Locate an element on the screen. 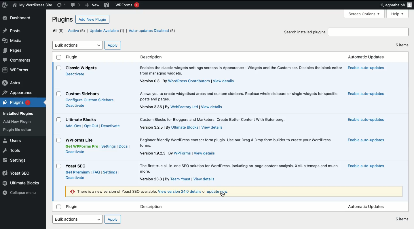 Image resolution: width=414 pixels, height=229 pixels. Enable auto updates is located at coordinates (367, 140).